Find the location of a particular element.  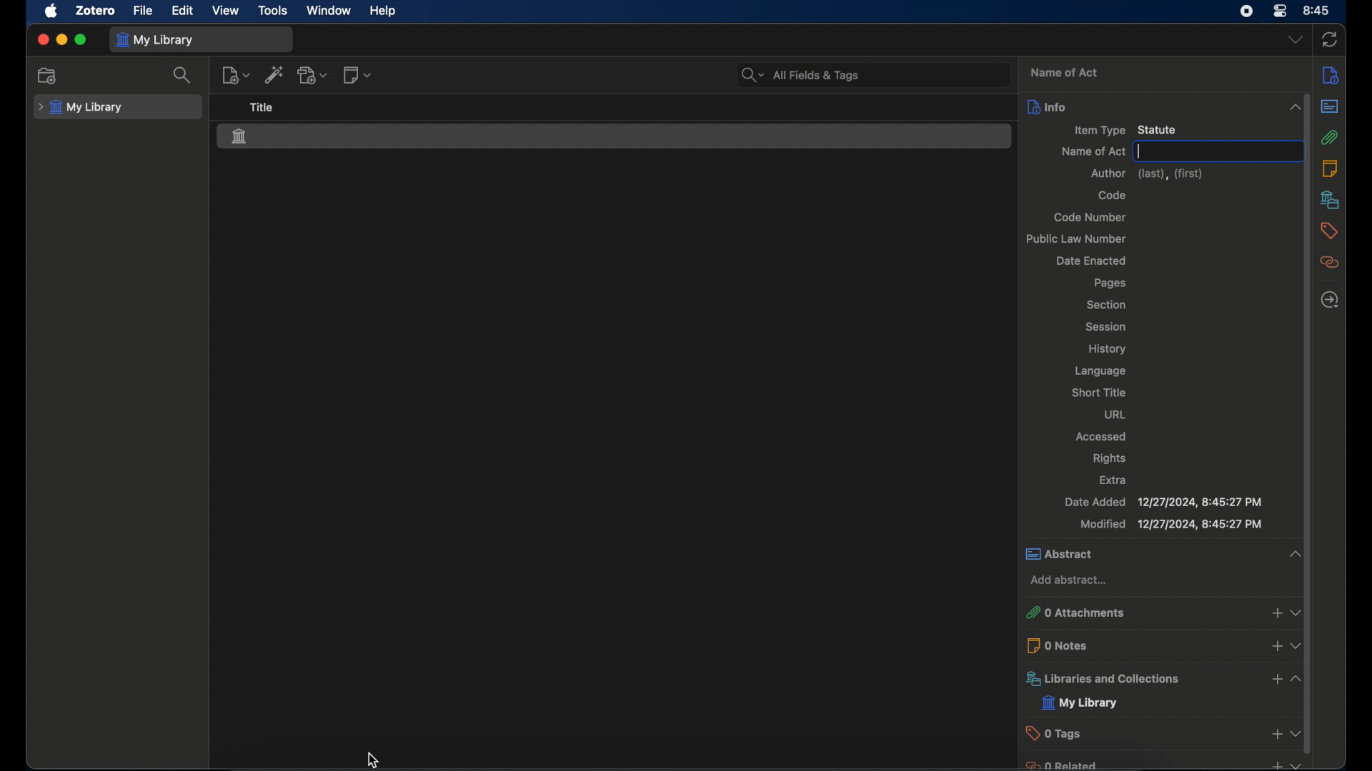

attachments is located at coordinates (1330, 138).